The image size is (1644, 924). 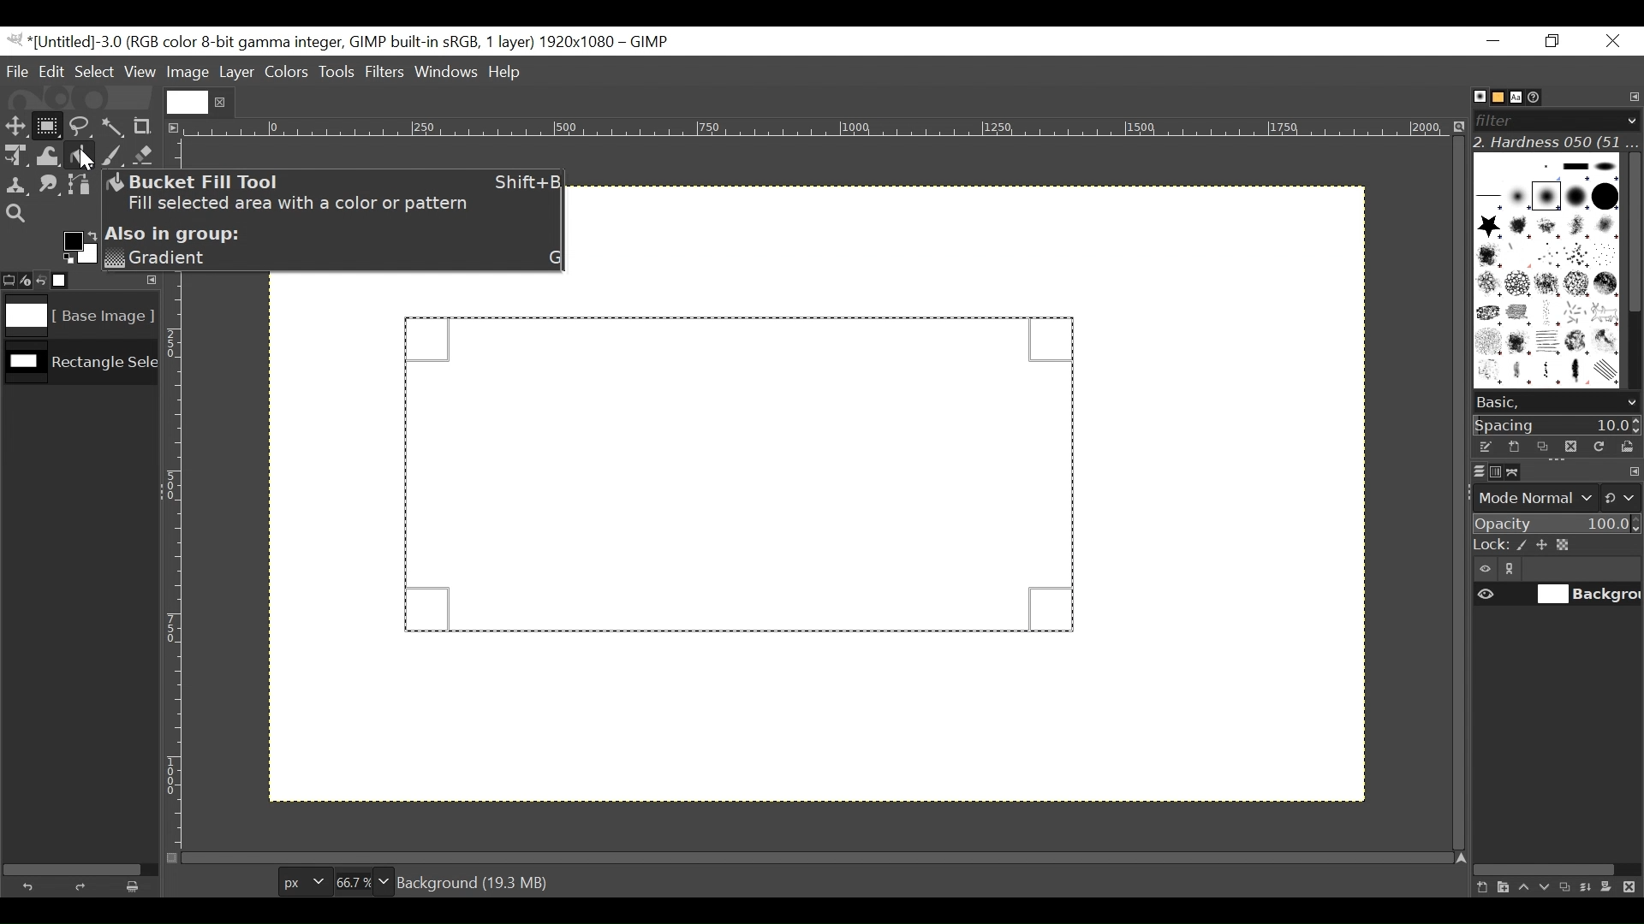 What do you see at coordinates (1555, 119) in the screenshot?
I see `Filter bar` at bounding box center [1555, 119].